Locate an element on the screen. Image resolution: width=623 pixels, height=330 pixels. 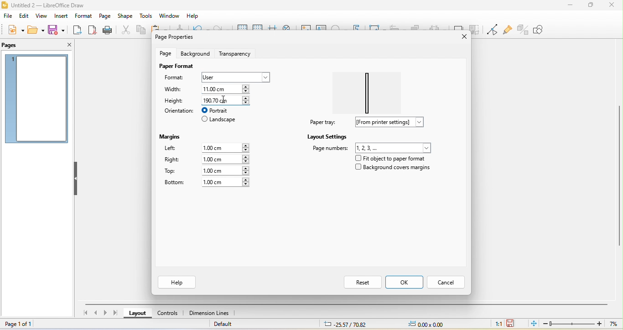
show draw function is located at coordinates (545, 30).